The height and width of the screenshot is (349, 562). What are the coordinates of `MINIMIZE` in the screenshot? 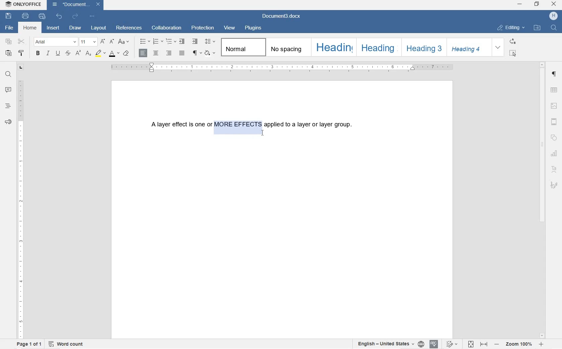 It's located at (521, 4).